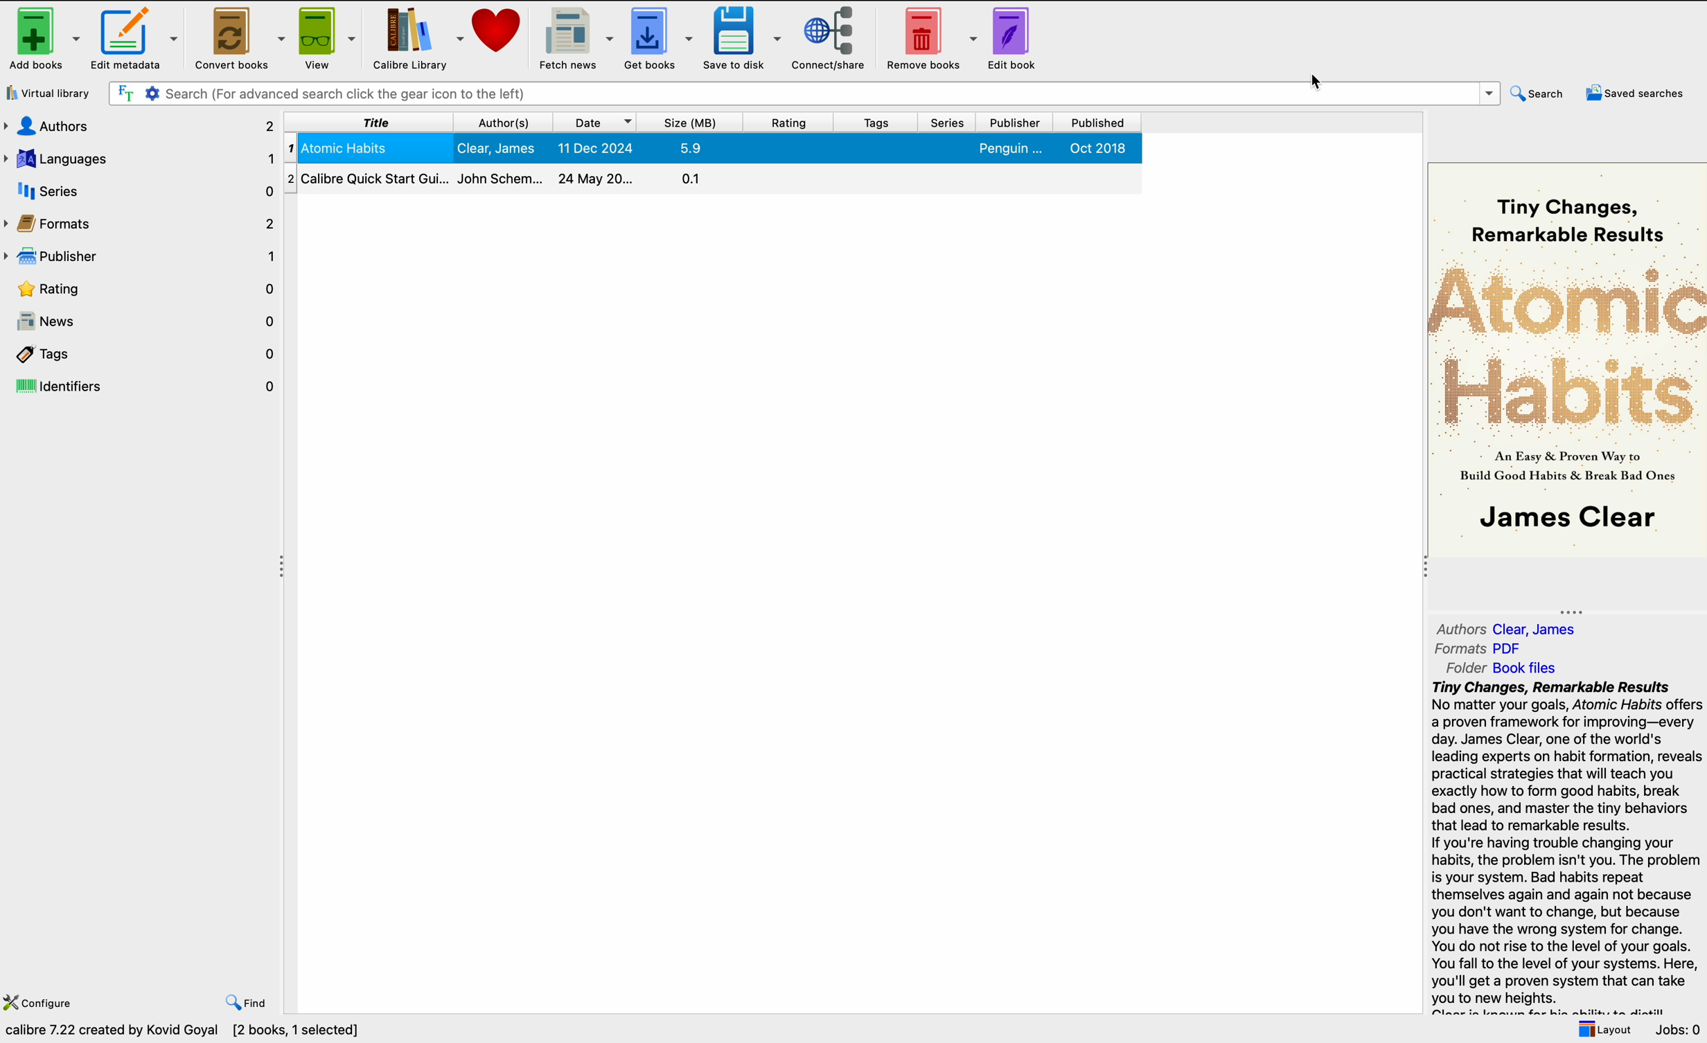  What do you see at coordinates (1567, 847) in the screenshot?
I see `summary book` at bounding box center [1567, 847].